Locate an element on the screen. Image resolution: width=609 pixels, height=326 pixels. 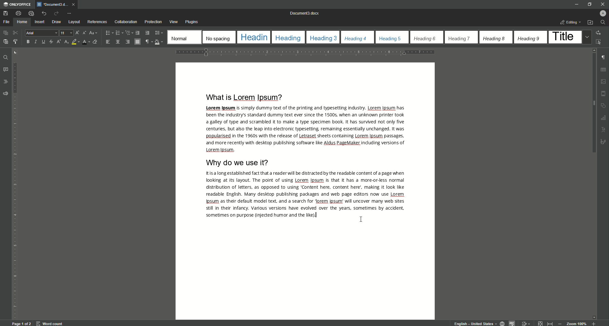
Select is located at coordinates (600, 42).